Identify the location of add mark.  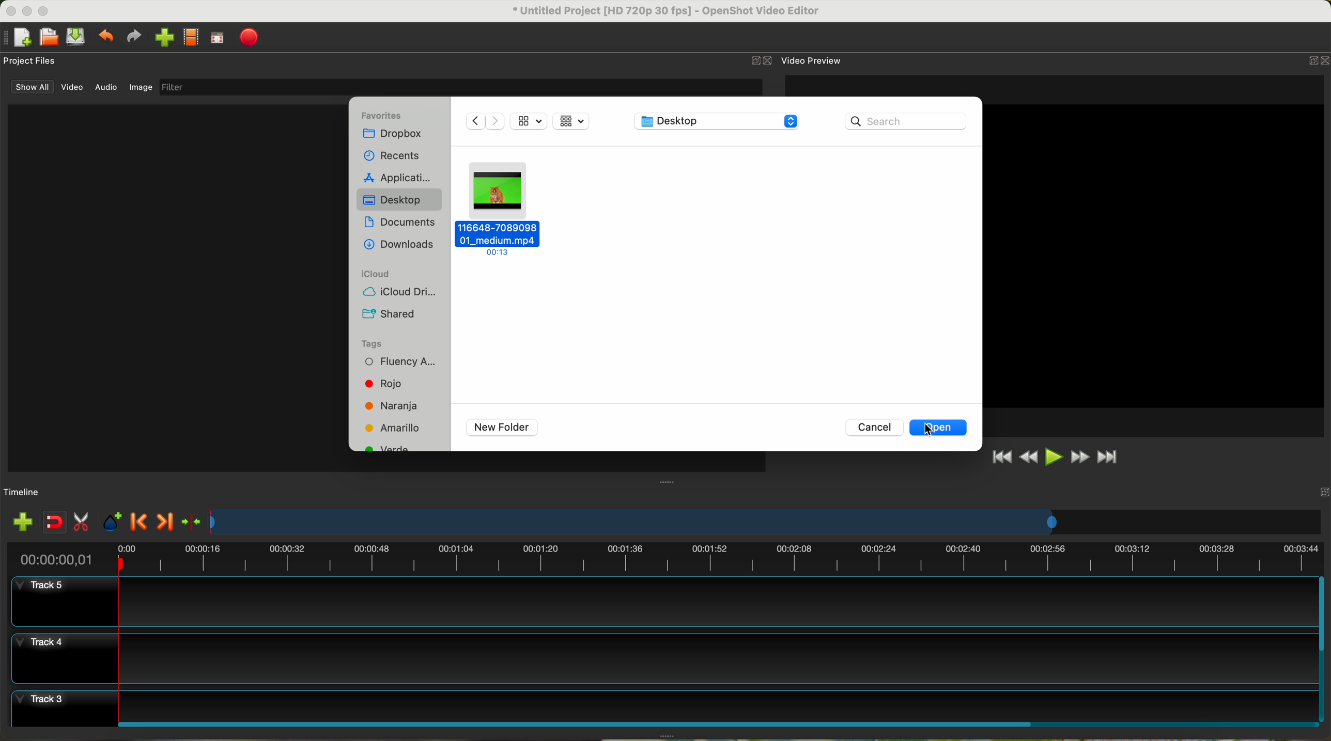
(112, 522).